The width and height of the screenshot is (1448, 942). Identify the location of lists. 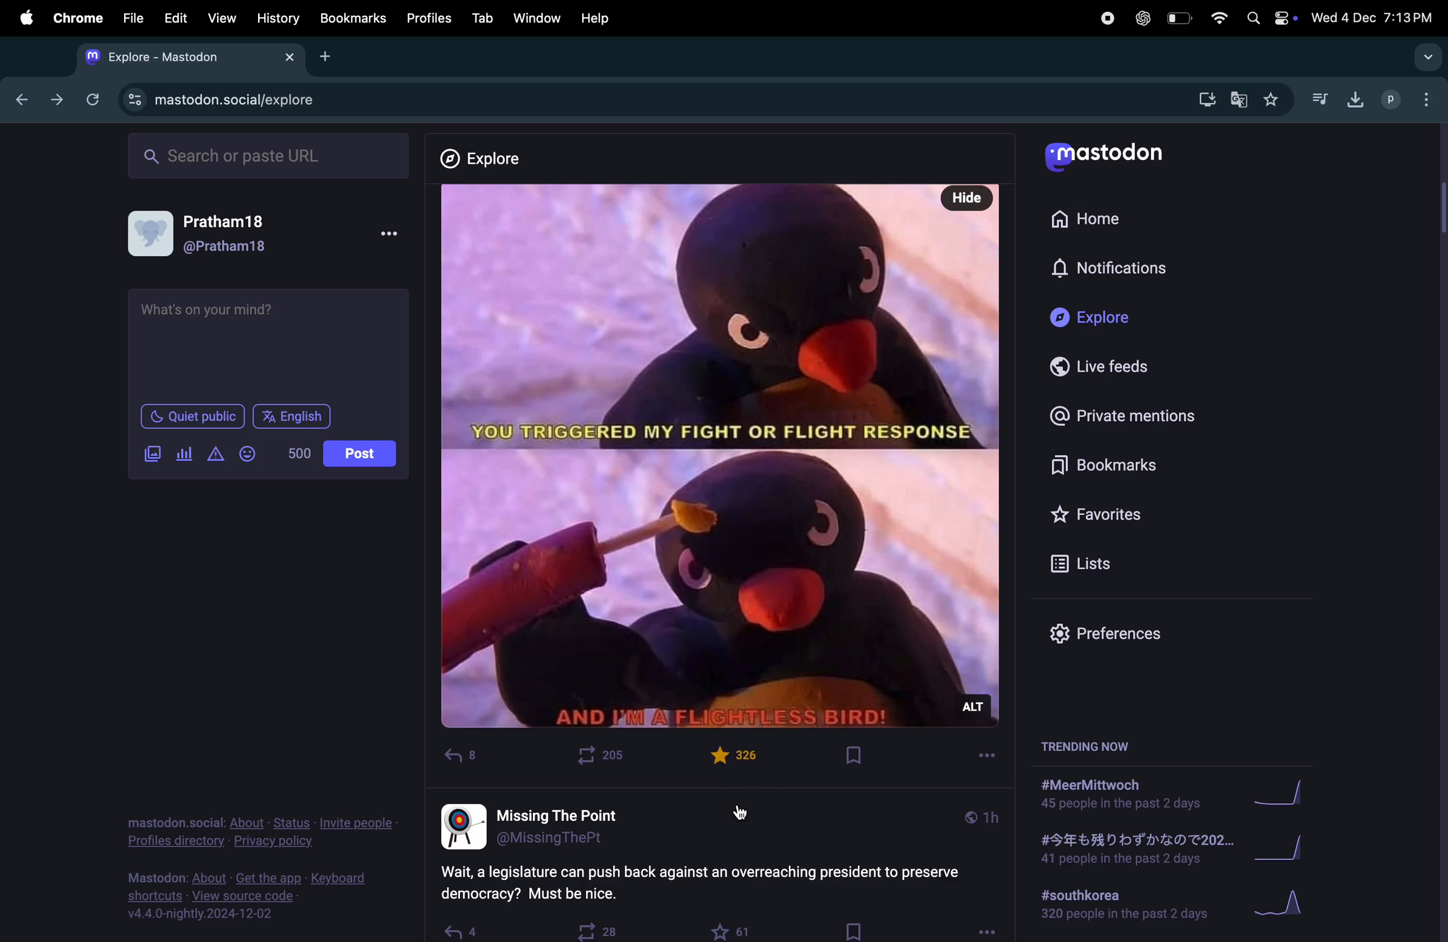
(1090, 564).